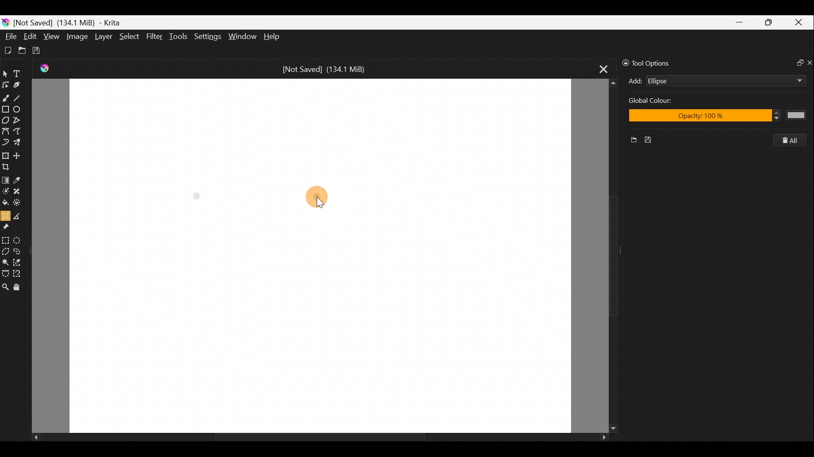 Image resolution: width=814 pixels, height=457 pixels. What do you see at coordinates (7, 50) in the screenshot?
I see `Create new document` at bounding box center [7, 50].